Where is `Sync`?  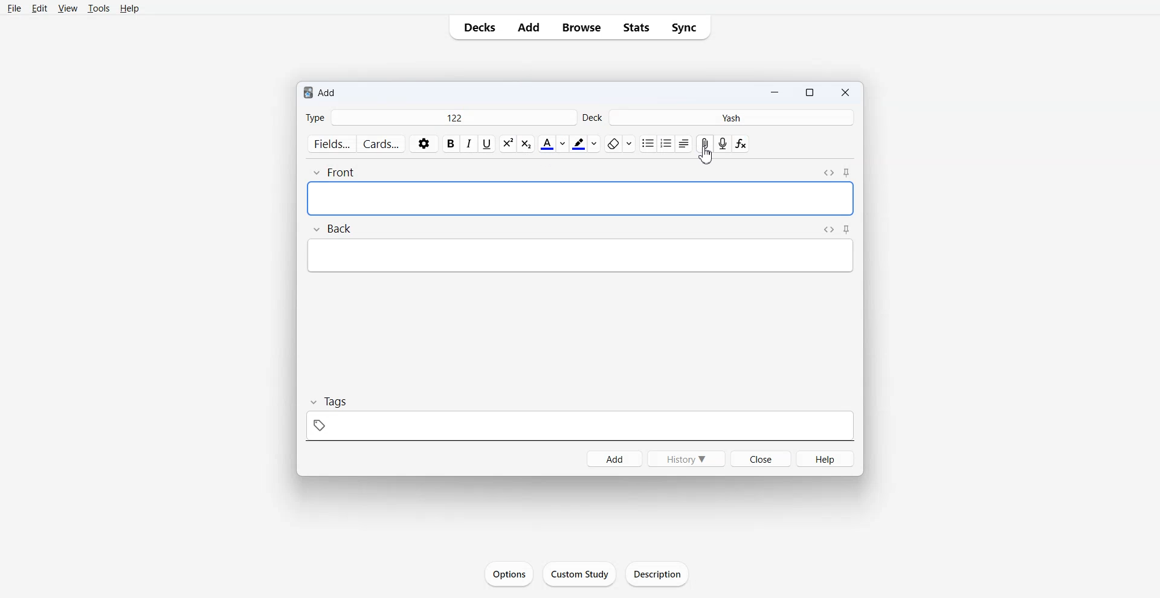
Sync is located at coordinates (685, 27).